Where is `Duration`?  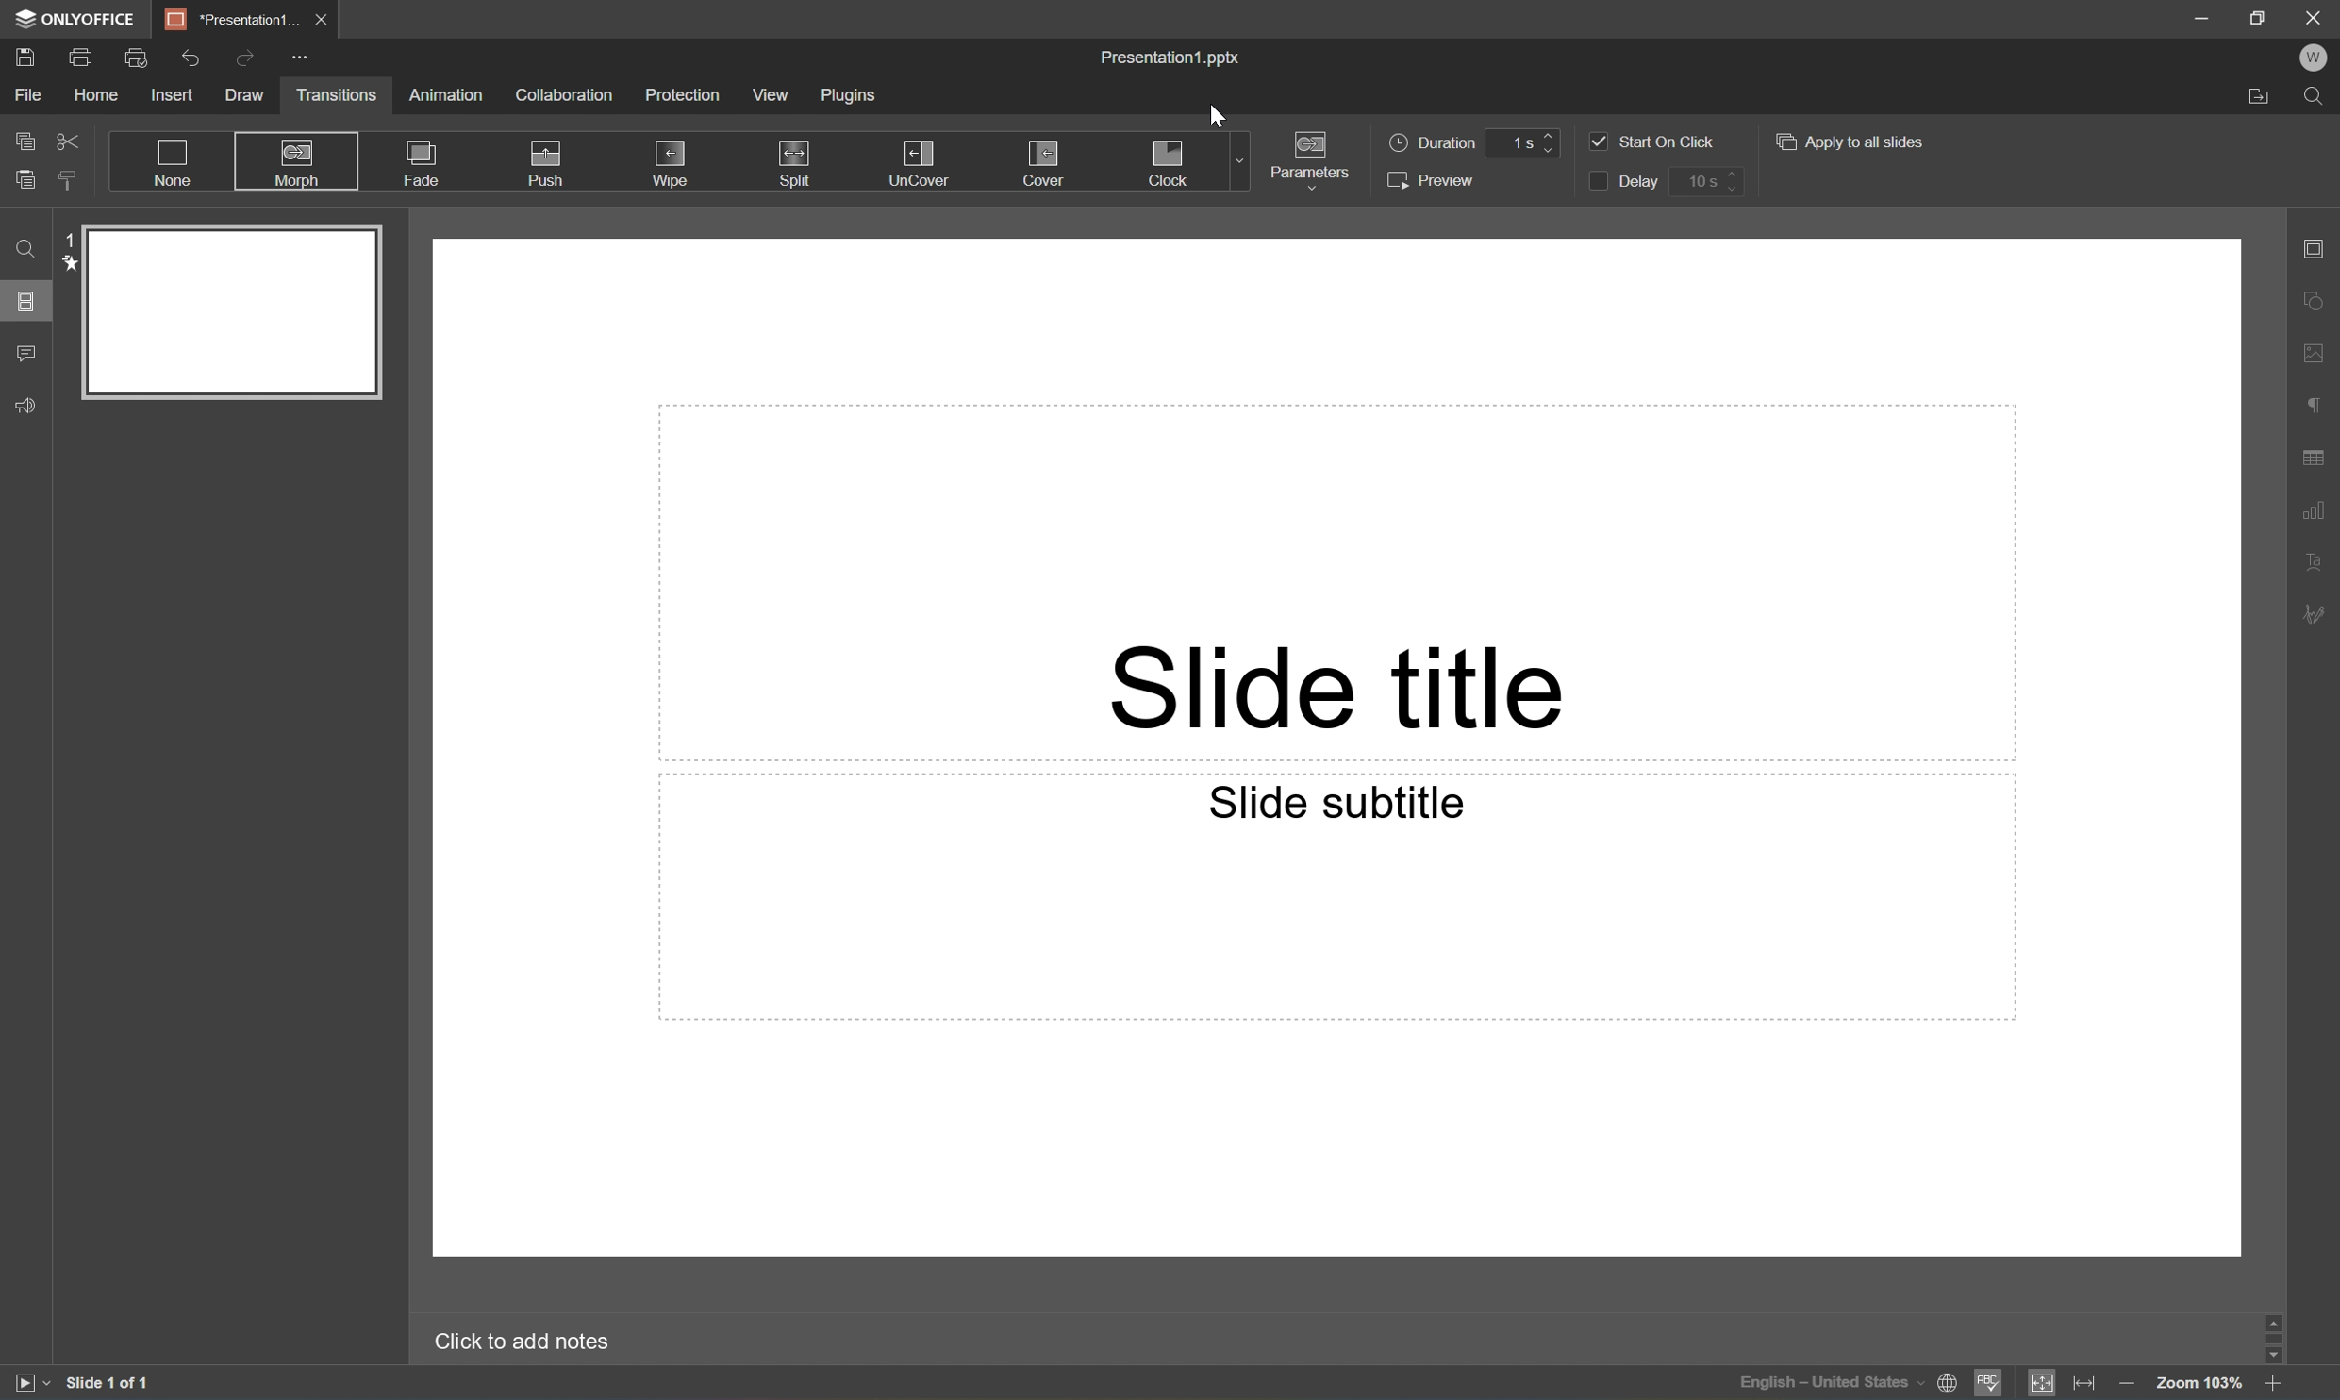 Duration is located at coordinates (1432, 142).